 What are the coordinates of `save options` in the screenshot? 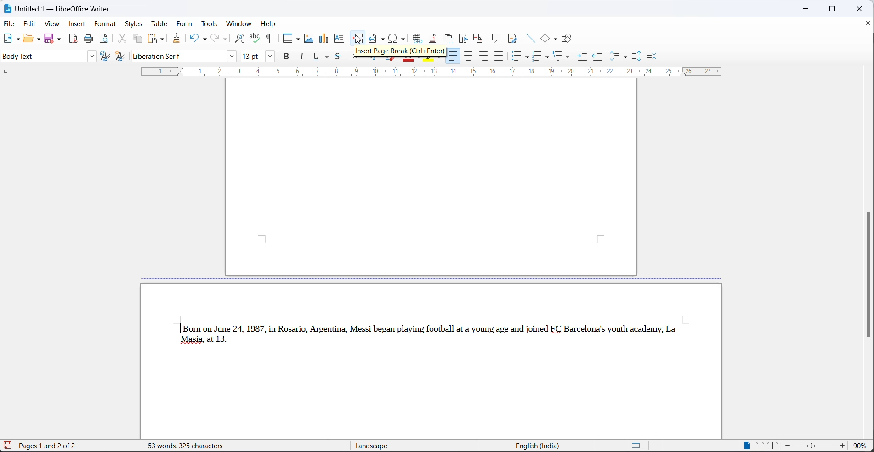 It's located at (58, 40).